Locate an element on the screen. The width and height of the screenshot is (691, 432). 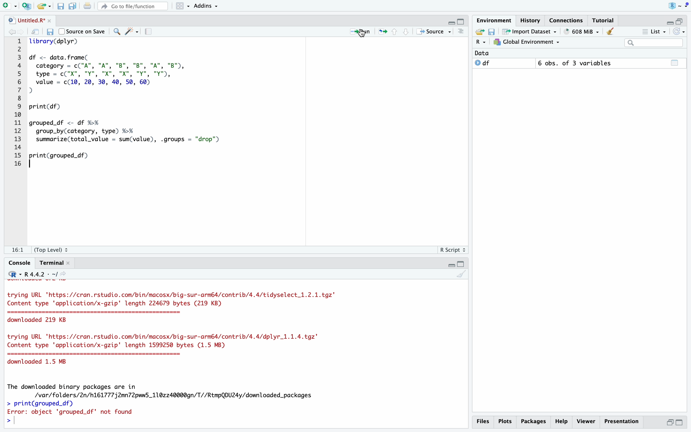
Export history logs is located at coordinates (481, 31).